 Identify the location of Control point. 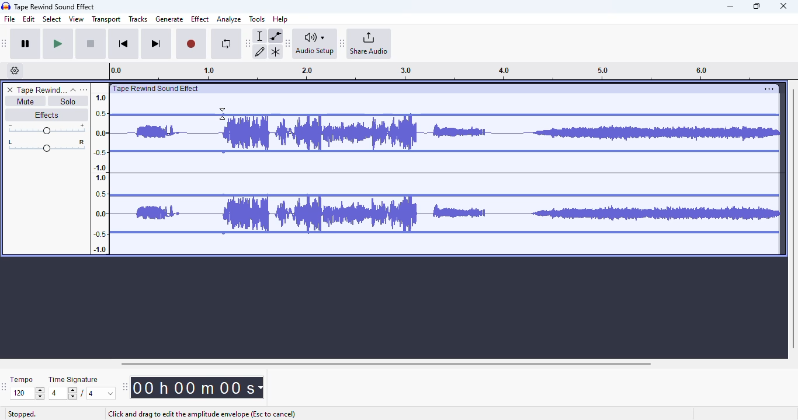
(223, 152).